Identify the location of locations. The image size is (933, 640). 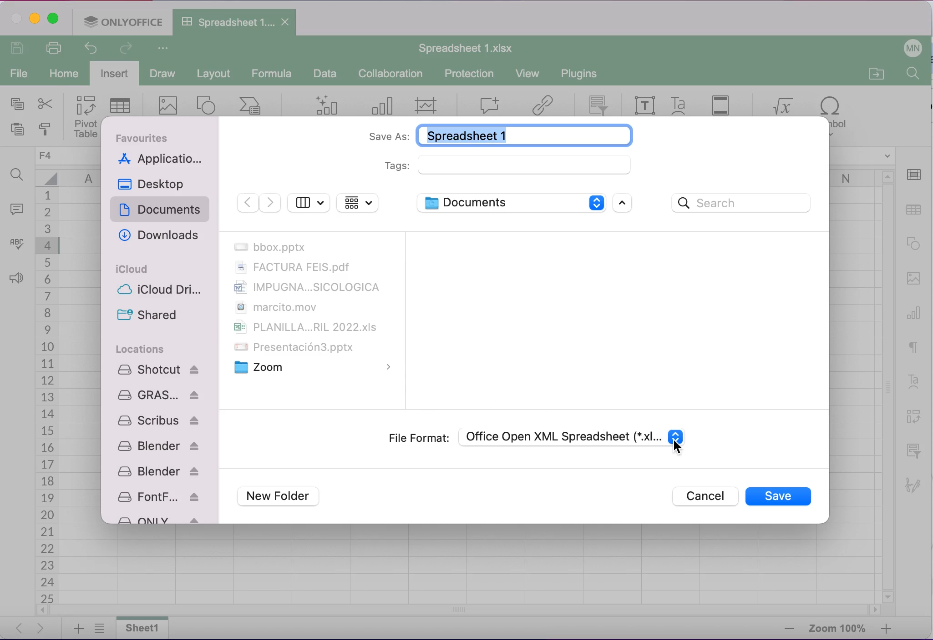
(141, 349).